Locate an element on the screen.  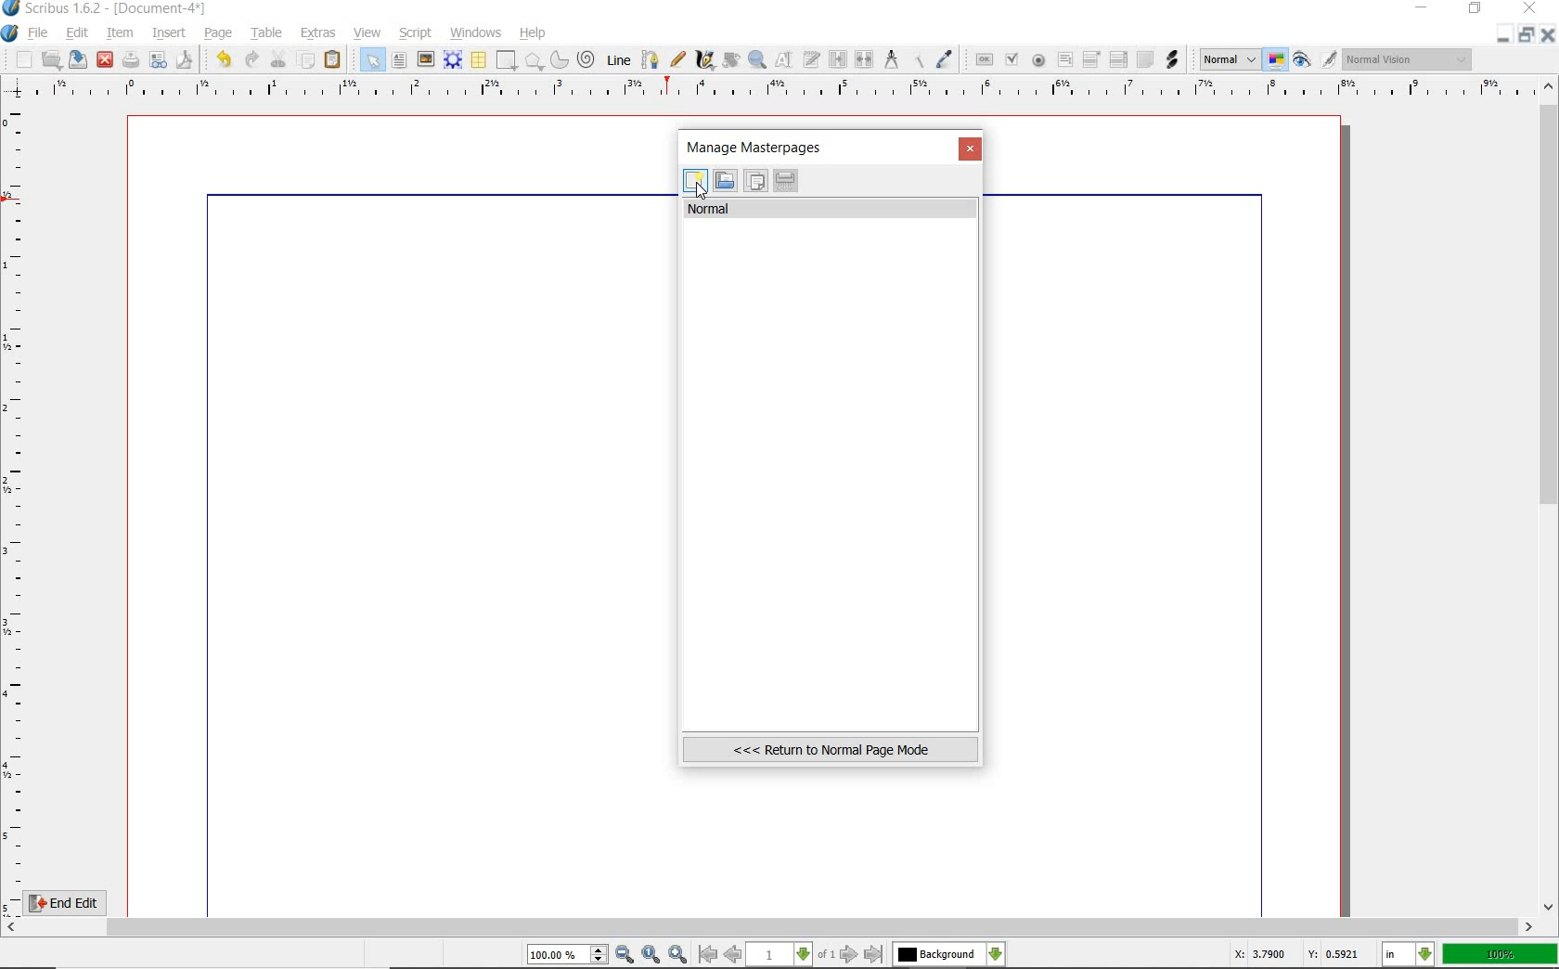
item is located at coordinates (121, 34).